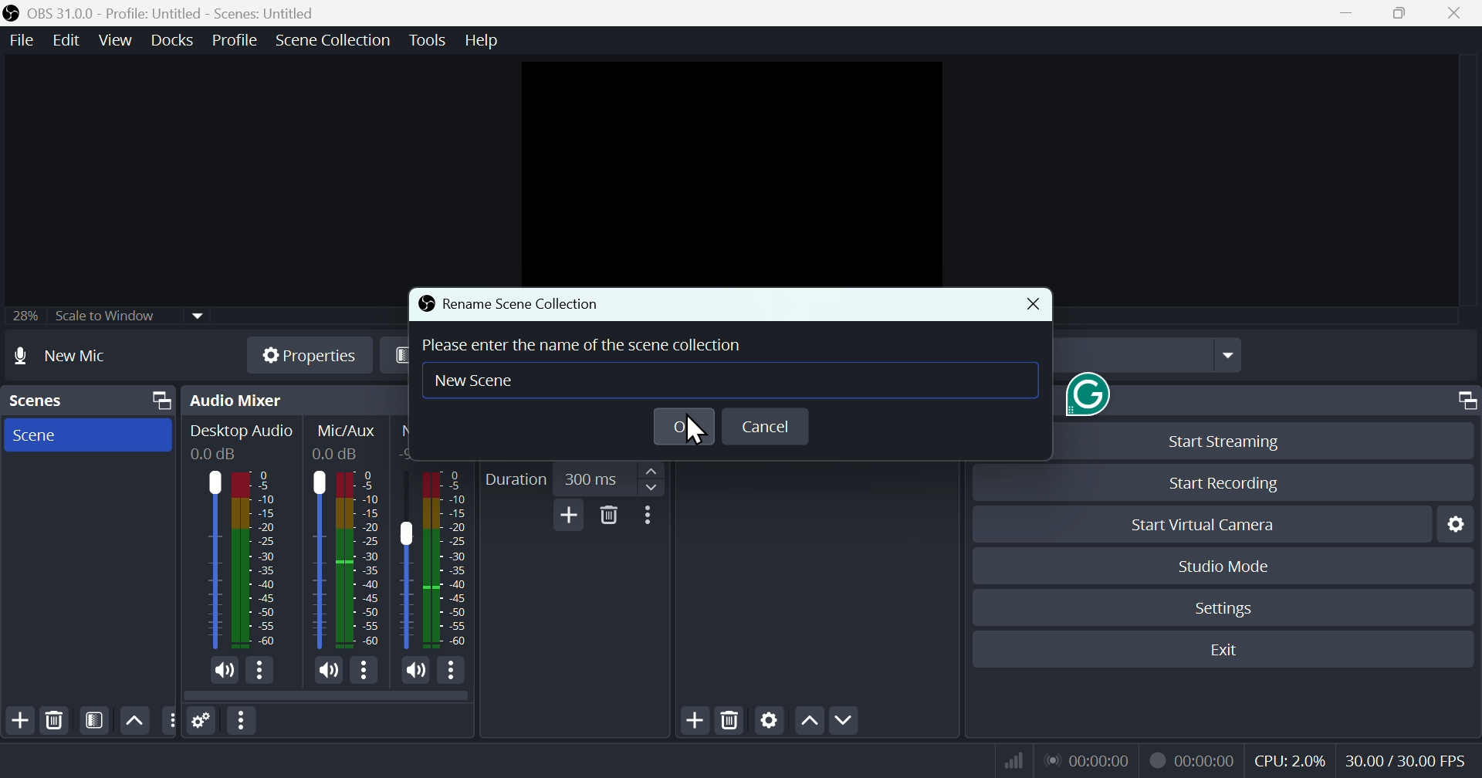 This screenshot has width=1482, height=778. What do you see at coordinates (360, 560) in the screenshot?
I see `Mic/Aux` at bounding box center [360, 560].